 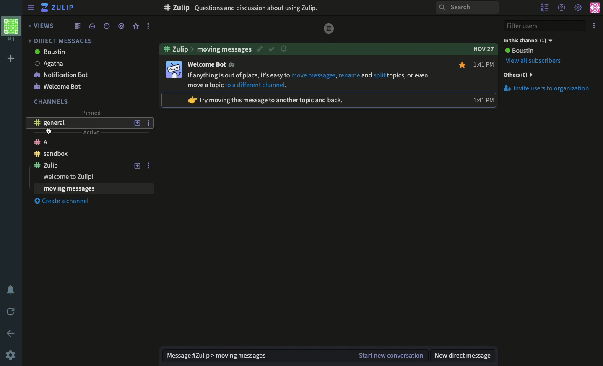 What do you see at coordinates (313, 75) in the screenshot?
I see `move messages` at bounding box center [313, 75].